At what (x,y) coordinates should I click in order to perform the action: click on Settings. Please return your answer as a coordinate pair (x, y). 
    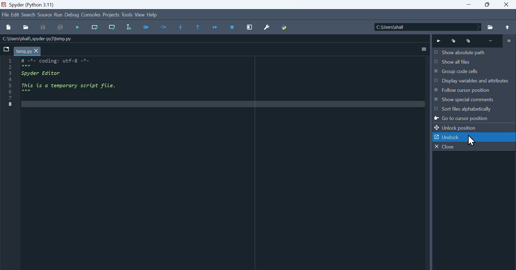
    Looking at the image, I should click on (509, 41).